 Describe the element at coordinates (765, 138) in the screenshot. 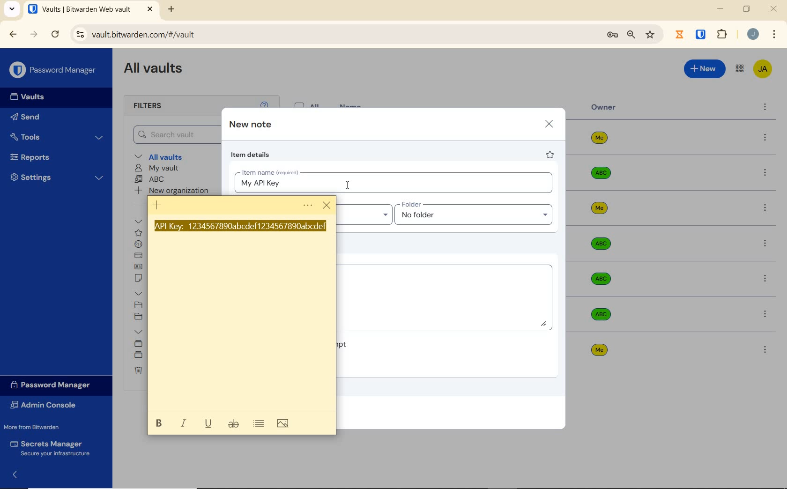

I see `more options` at that location.